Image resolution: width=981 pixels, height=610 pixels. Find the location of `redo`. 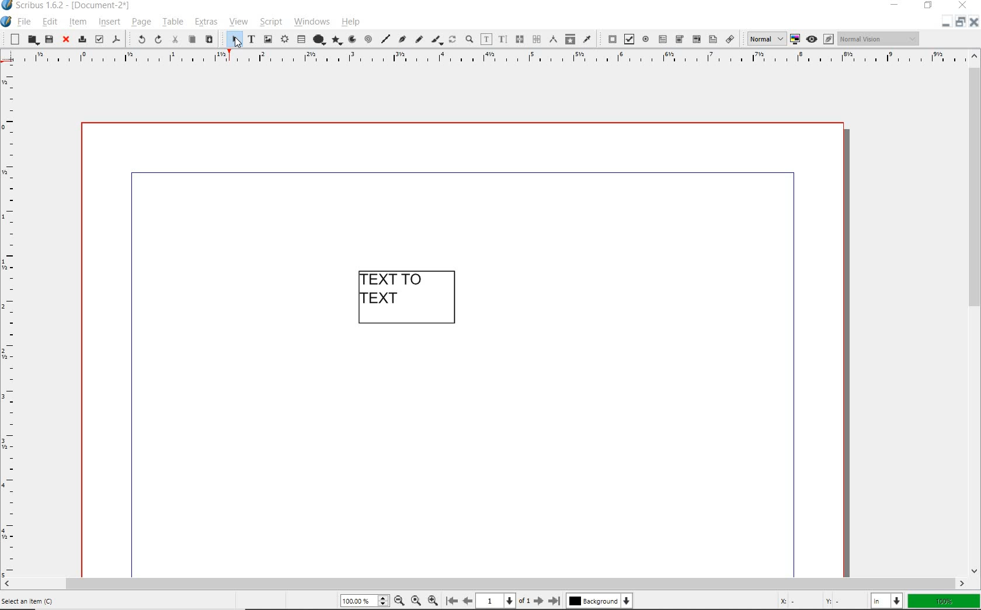

redo is located at coordinates (157, 40).